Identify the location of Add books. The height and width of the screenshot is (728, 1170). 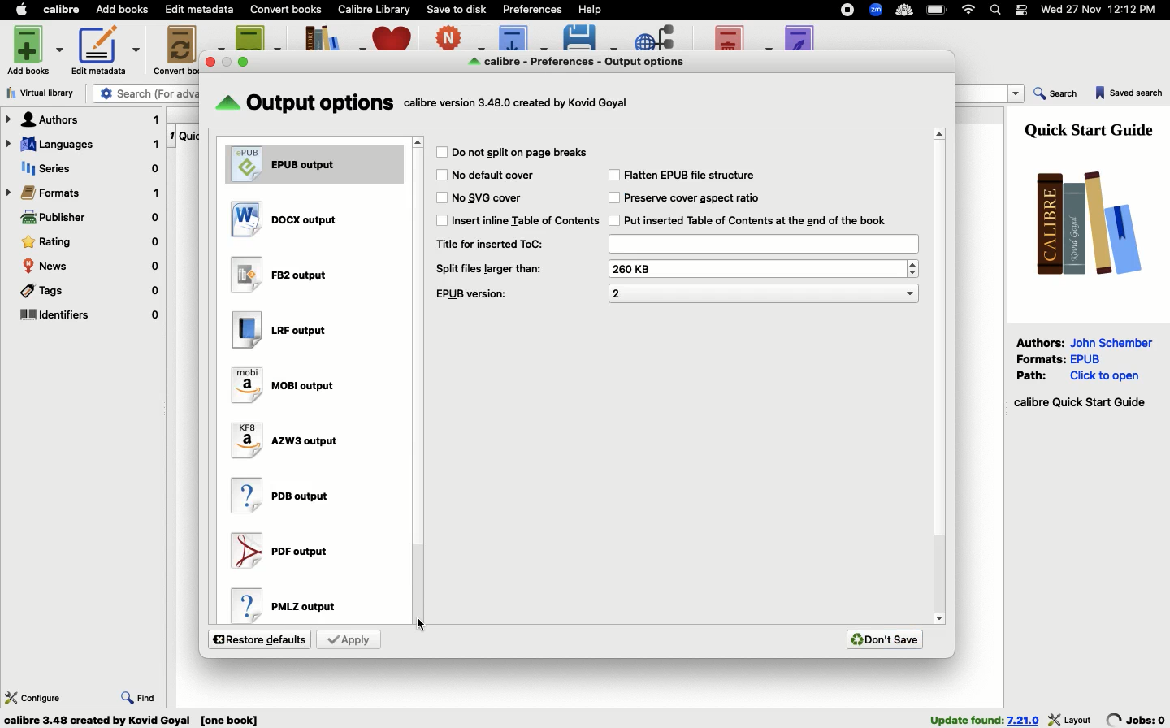
(37, 49).